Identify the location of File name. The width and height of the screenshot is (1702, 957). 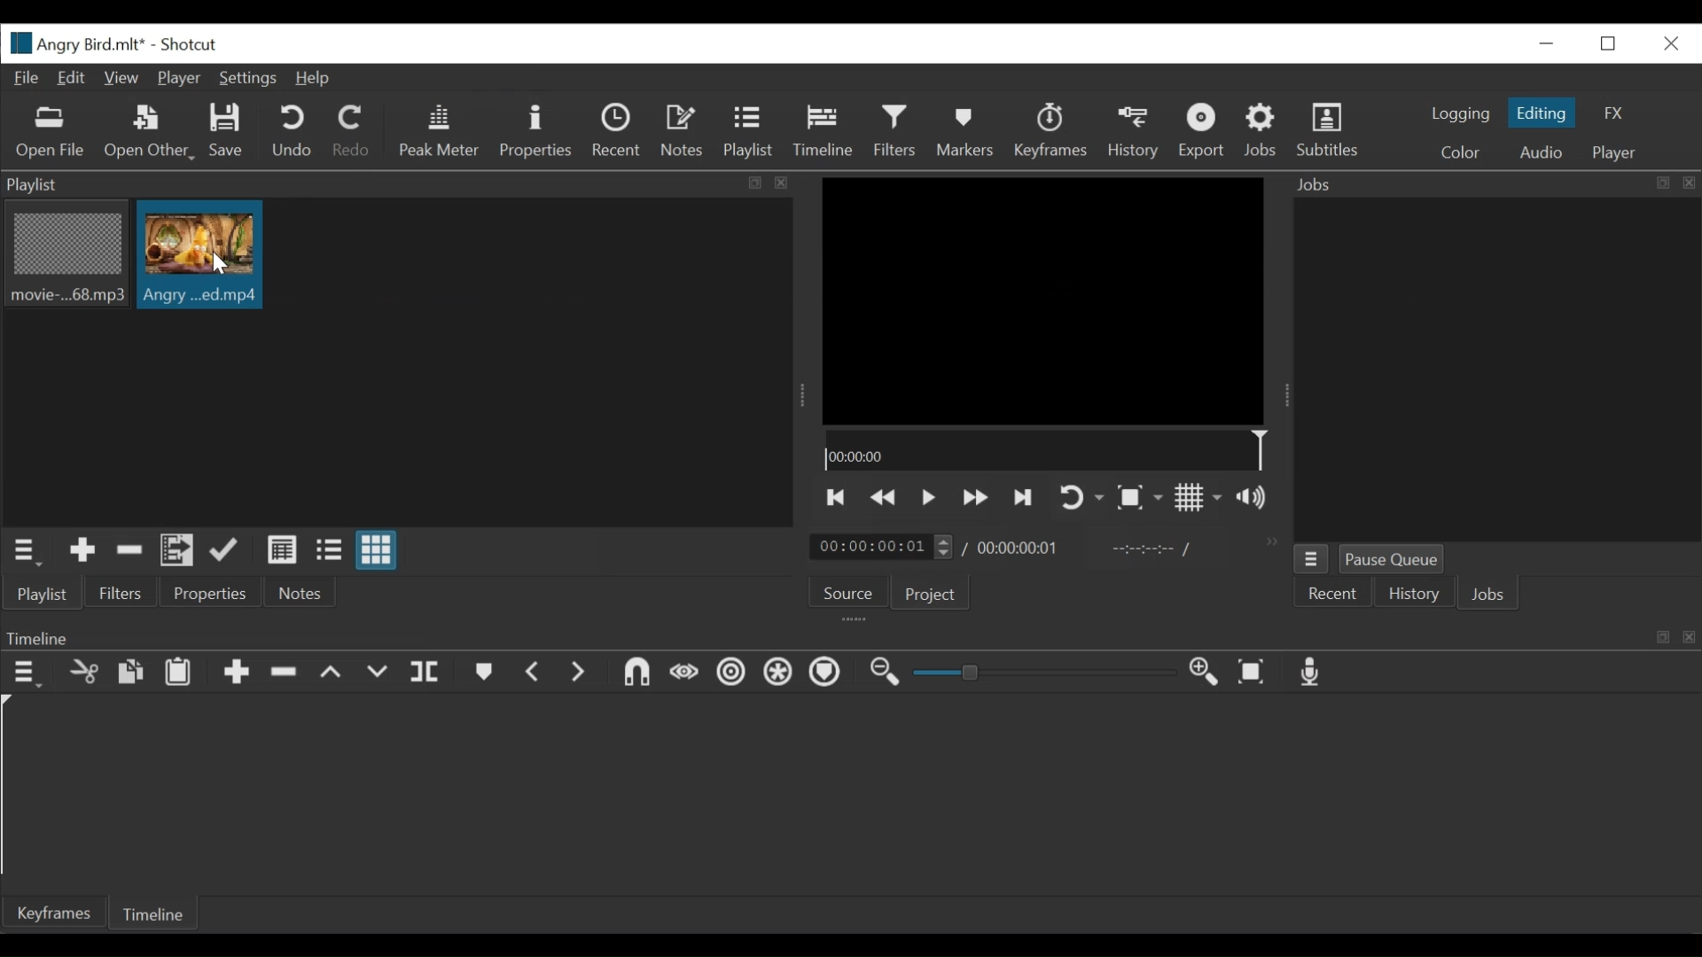
(75, 43).